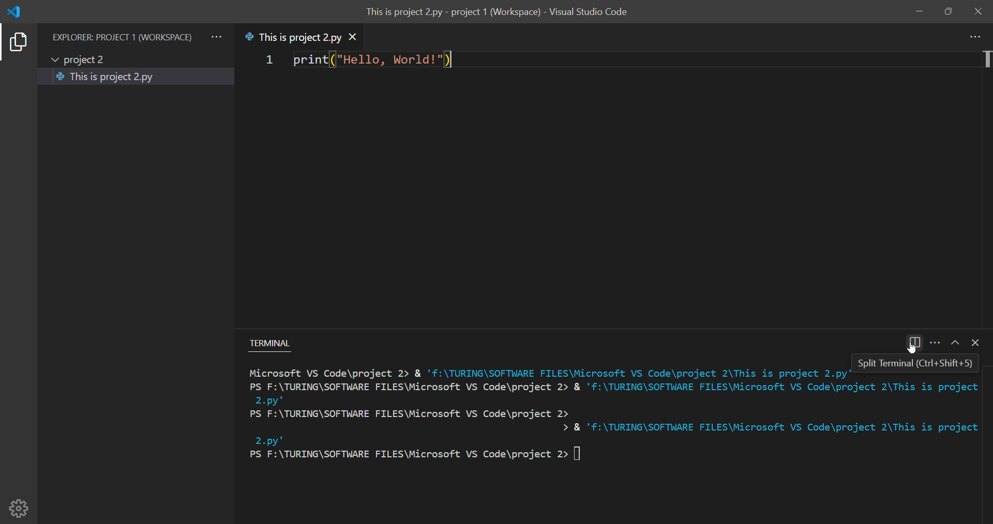 Image resolution: width=993 pixels, height=524 pixels. I want to click on This is project 2.py, so click(291, 37).